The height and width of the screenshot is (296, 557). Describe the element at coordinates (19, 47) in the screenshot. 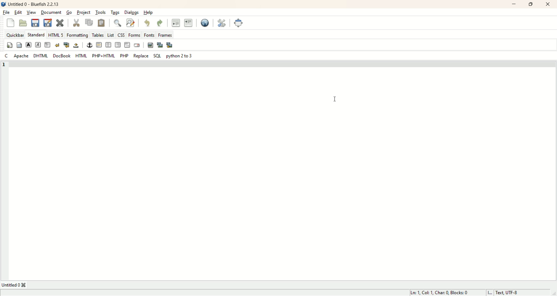

I see `body` at that location.